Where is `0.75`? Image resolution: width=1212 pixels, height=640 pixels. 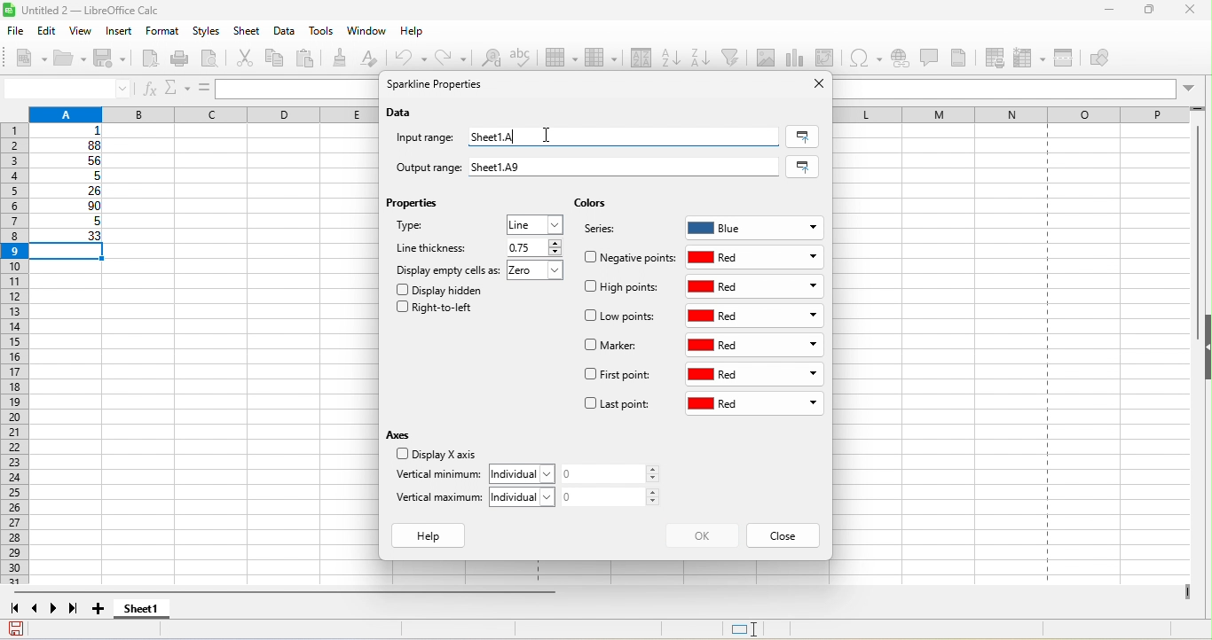
0.75 is located at coordinates (532, 247).